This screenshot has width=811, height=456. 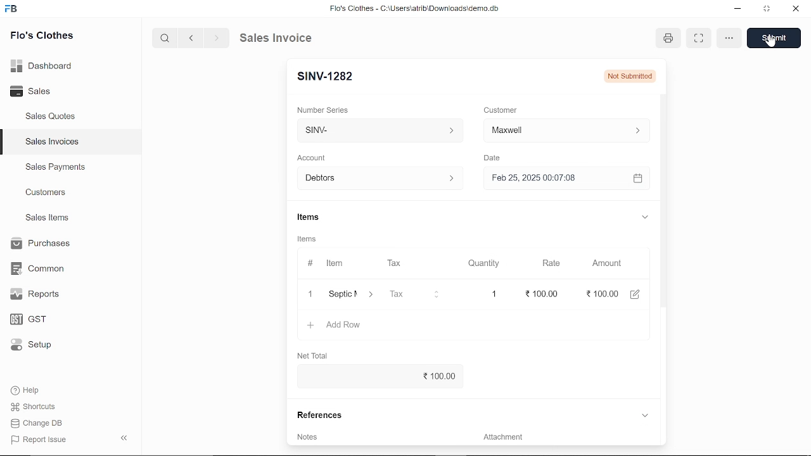 What do you see at coordinates (670, 37) in the screenshot?
I see `print` at bounding box center [670, 37].